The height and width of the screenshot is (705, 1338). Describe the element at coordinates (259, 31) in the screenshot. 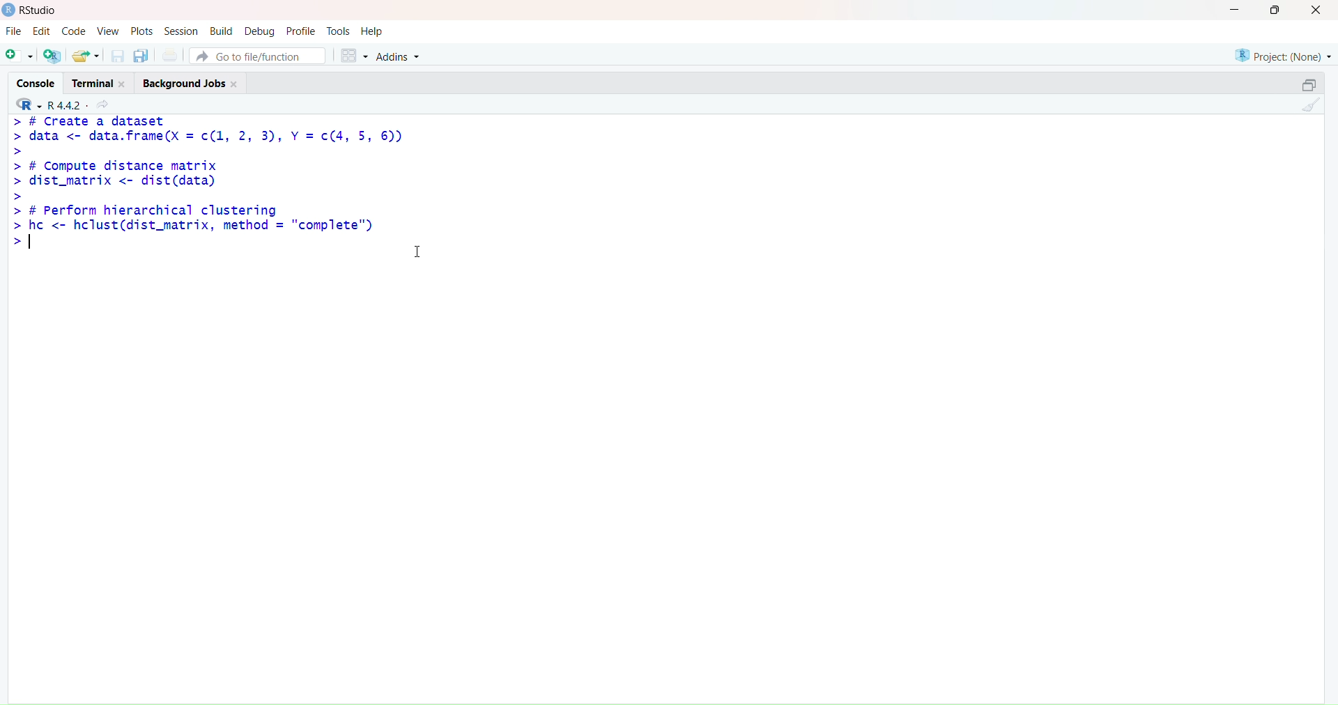

I see `Debug` at that location.